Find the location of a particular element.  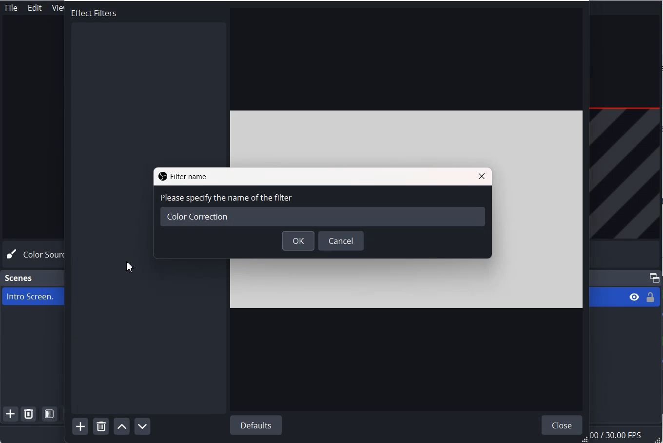

Add Scene is located at coordinates (10, 414).